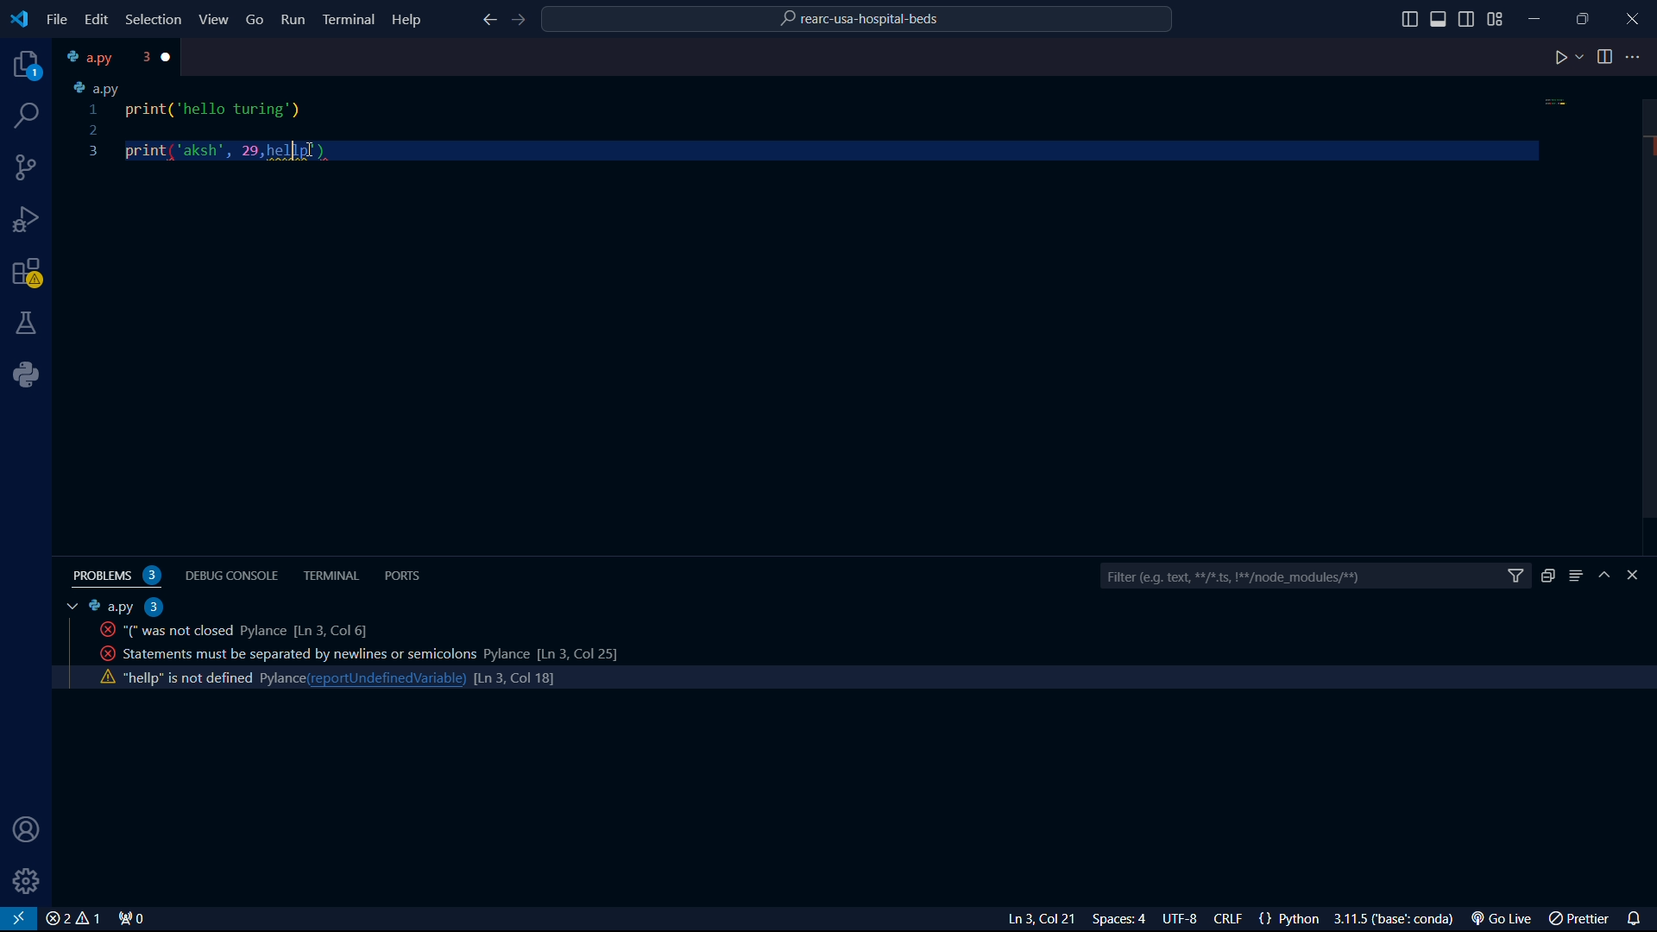 This screenshot has height=932, width=1657. Describe the element at coordinates (859, 22) in the screenshot. I see `rearc-usa-hospital-beds` at that location.